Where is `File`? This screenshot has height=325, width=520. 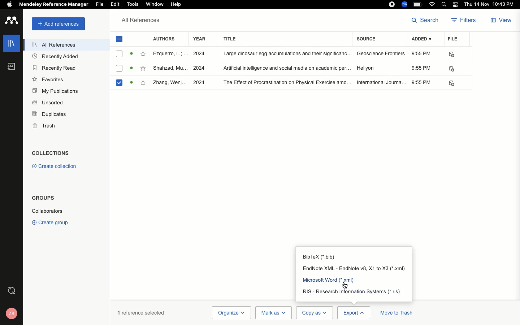 File is located at coordinates (453, 38).